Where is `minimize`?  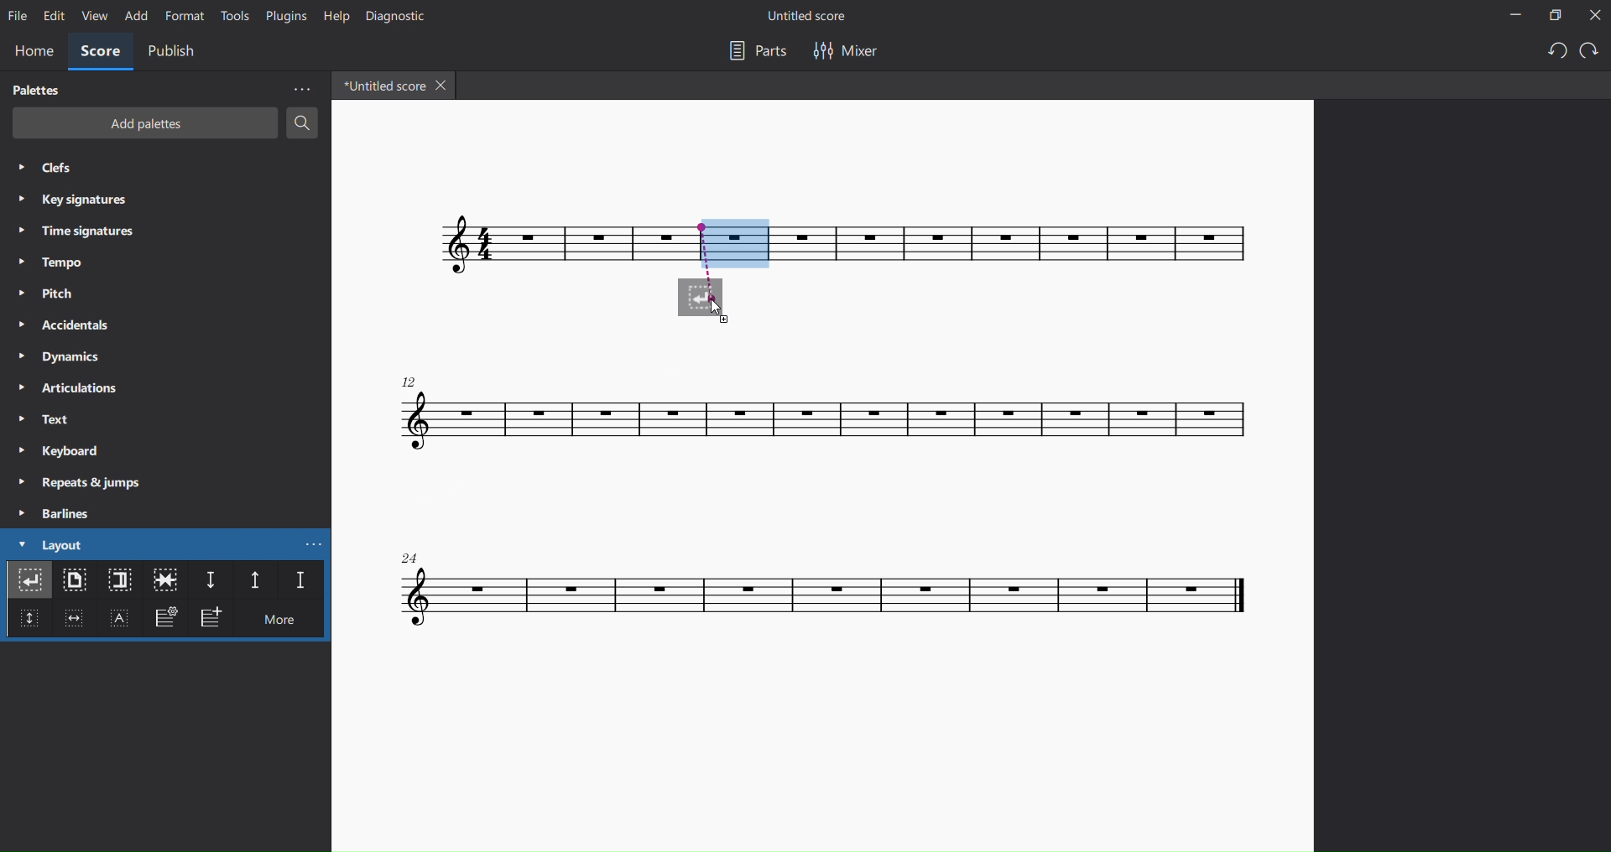 minimize is located at coordinates (1506, 16).